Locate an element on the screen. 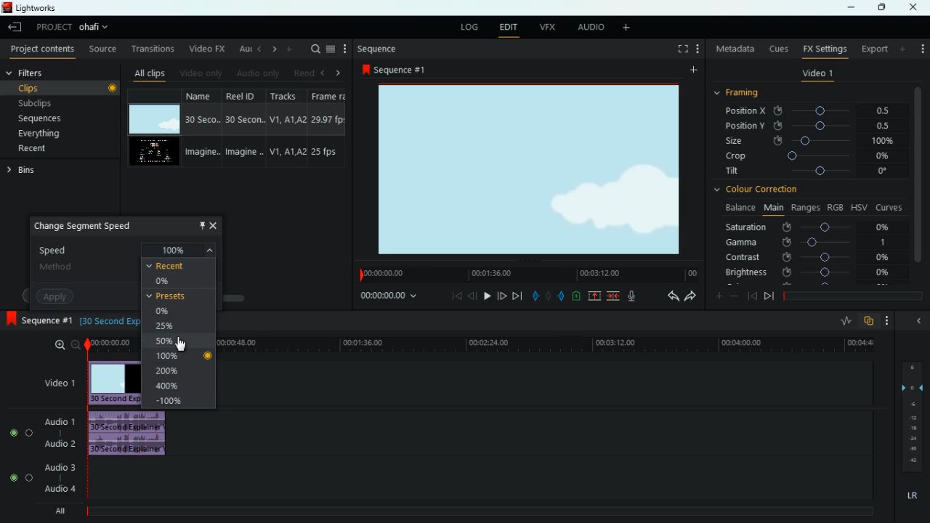 This screenshot has width=930, height=523. name is located at coordinates (201, 129).